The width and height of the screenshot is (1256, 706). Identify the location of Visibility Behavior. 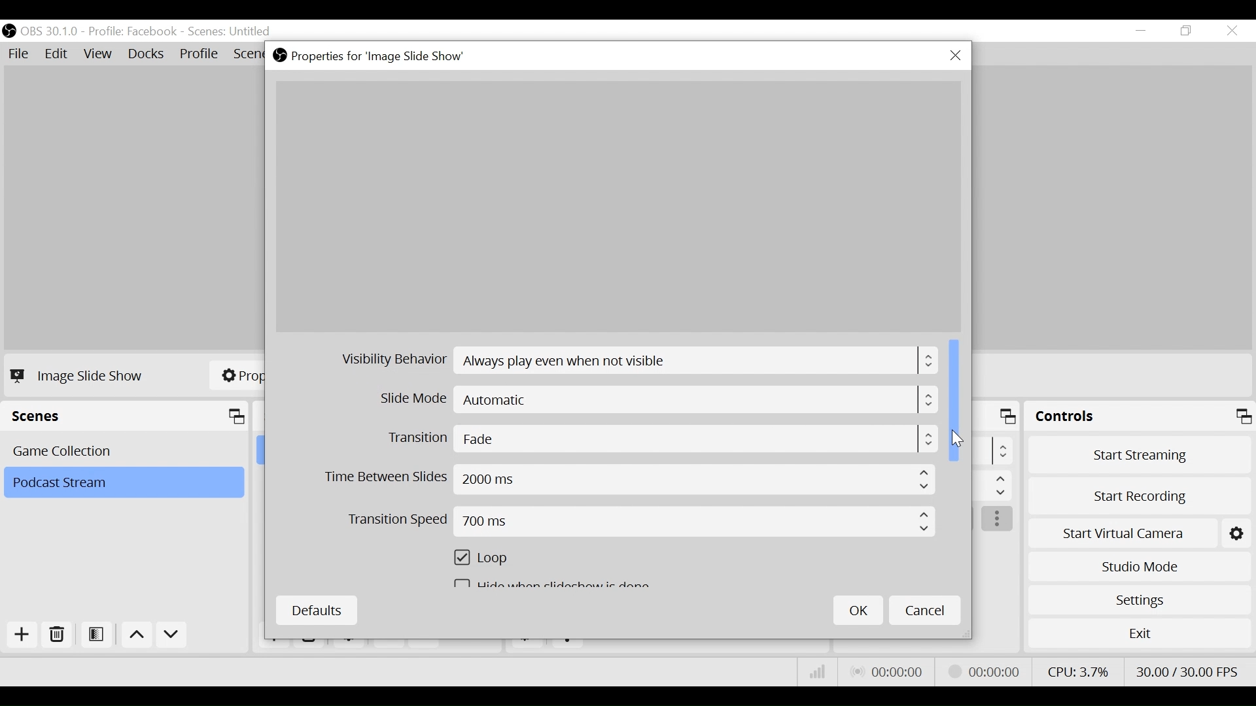
(640, 363).